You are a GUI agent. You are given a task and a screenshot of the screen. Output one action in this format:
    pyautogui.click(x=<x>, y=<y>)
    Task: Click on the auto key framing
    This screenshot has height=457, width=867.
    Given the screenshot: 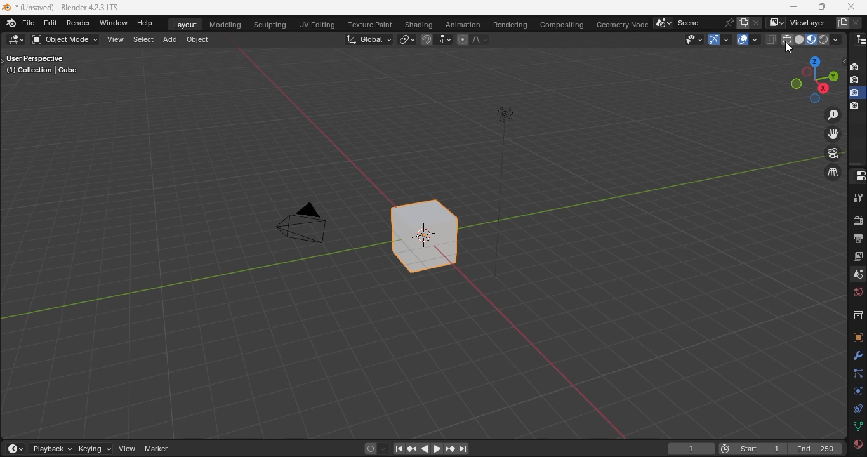 What is the action you would take?
    pyautogui.click(x=385, y=449)
    